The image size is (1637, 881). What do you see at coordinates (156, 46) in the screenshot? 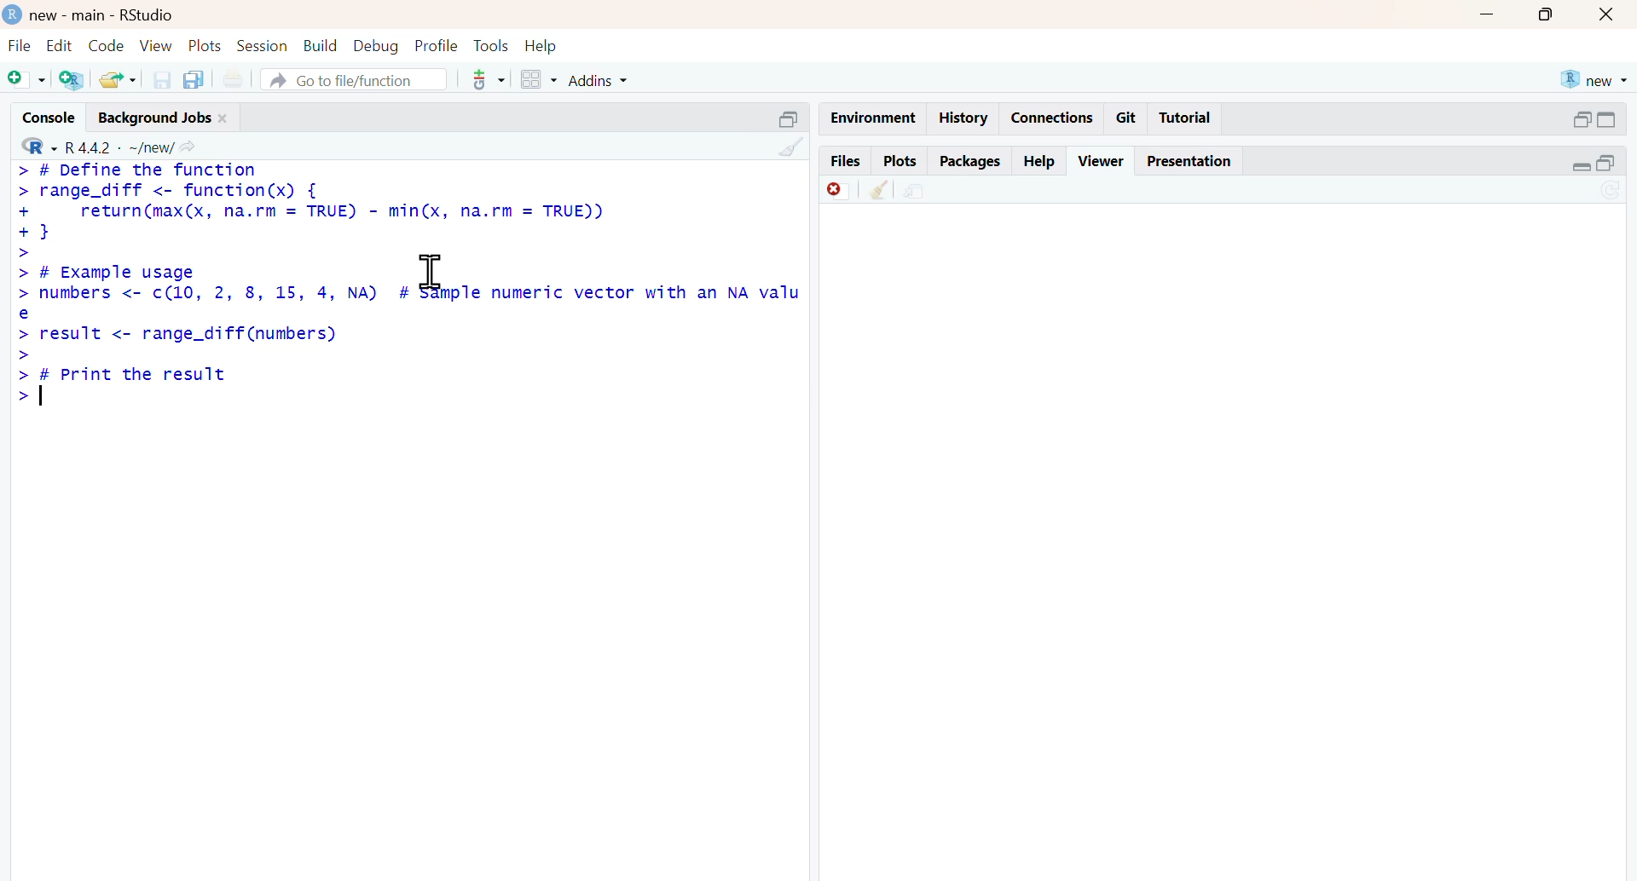
I see `view` at bounding box center [156, 46].